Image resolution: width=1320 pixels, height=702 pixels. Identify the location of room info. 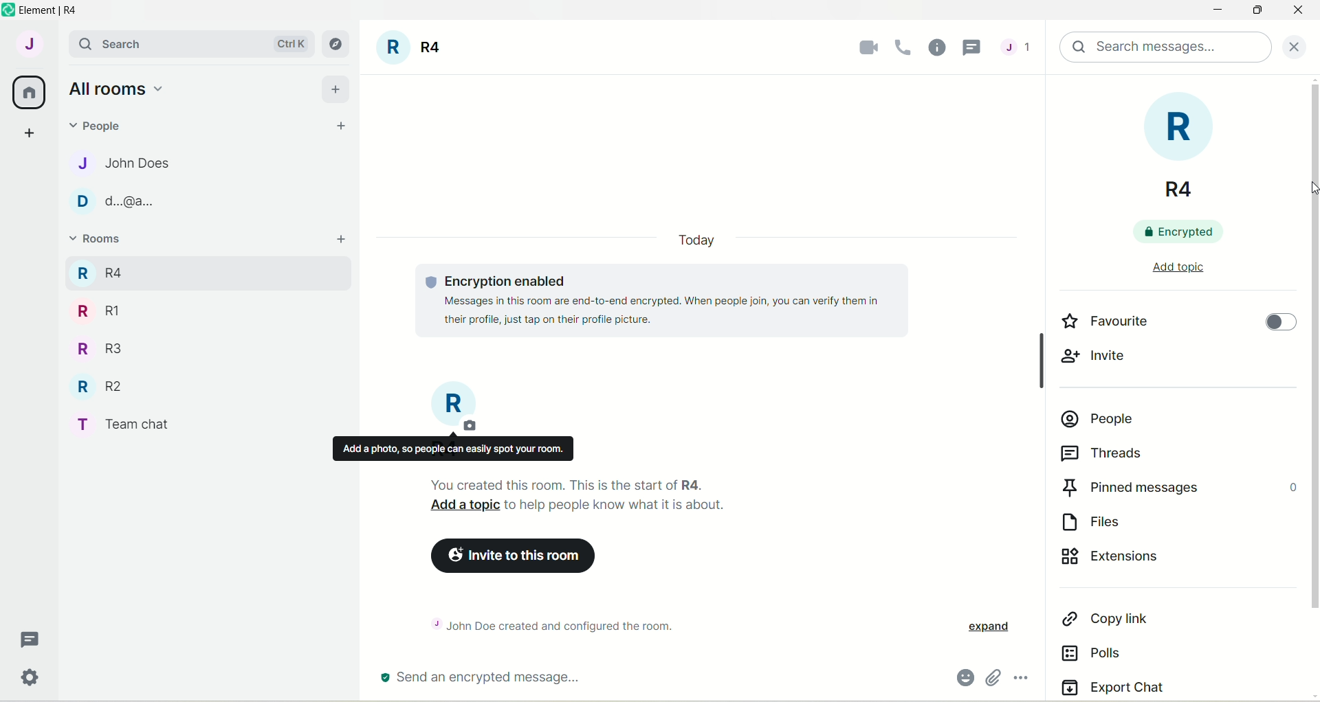
(938, 46).